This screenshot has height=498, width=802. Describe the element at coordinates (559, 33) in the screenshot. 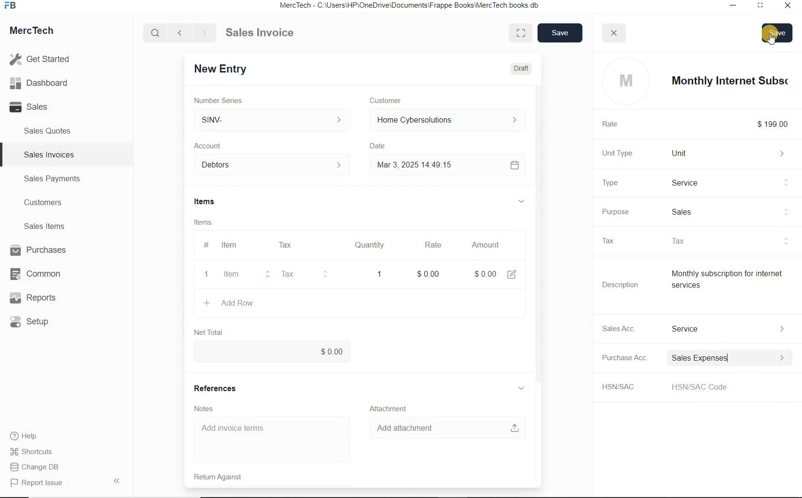

I see `save` at that location.